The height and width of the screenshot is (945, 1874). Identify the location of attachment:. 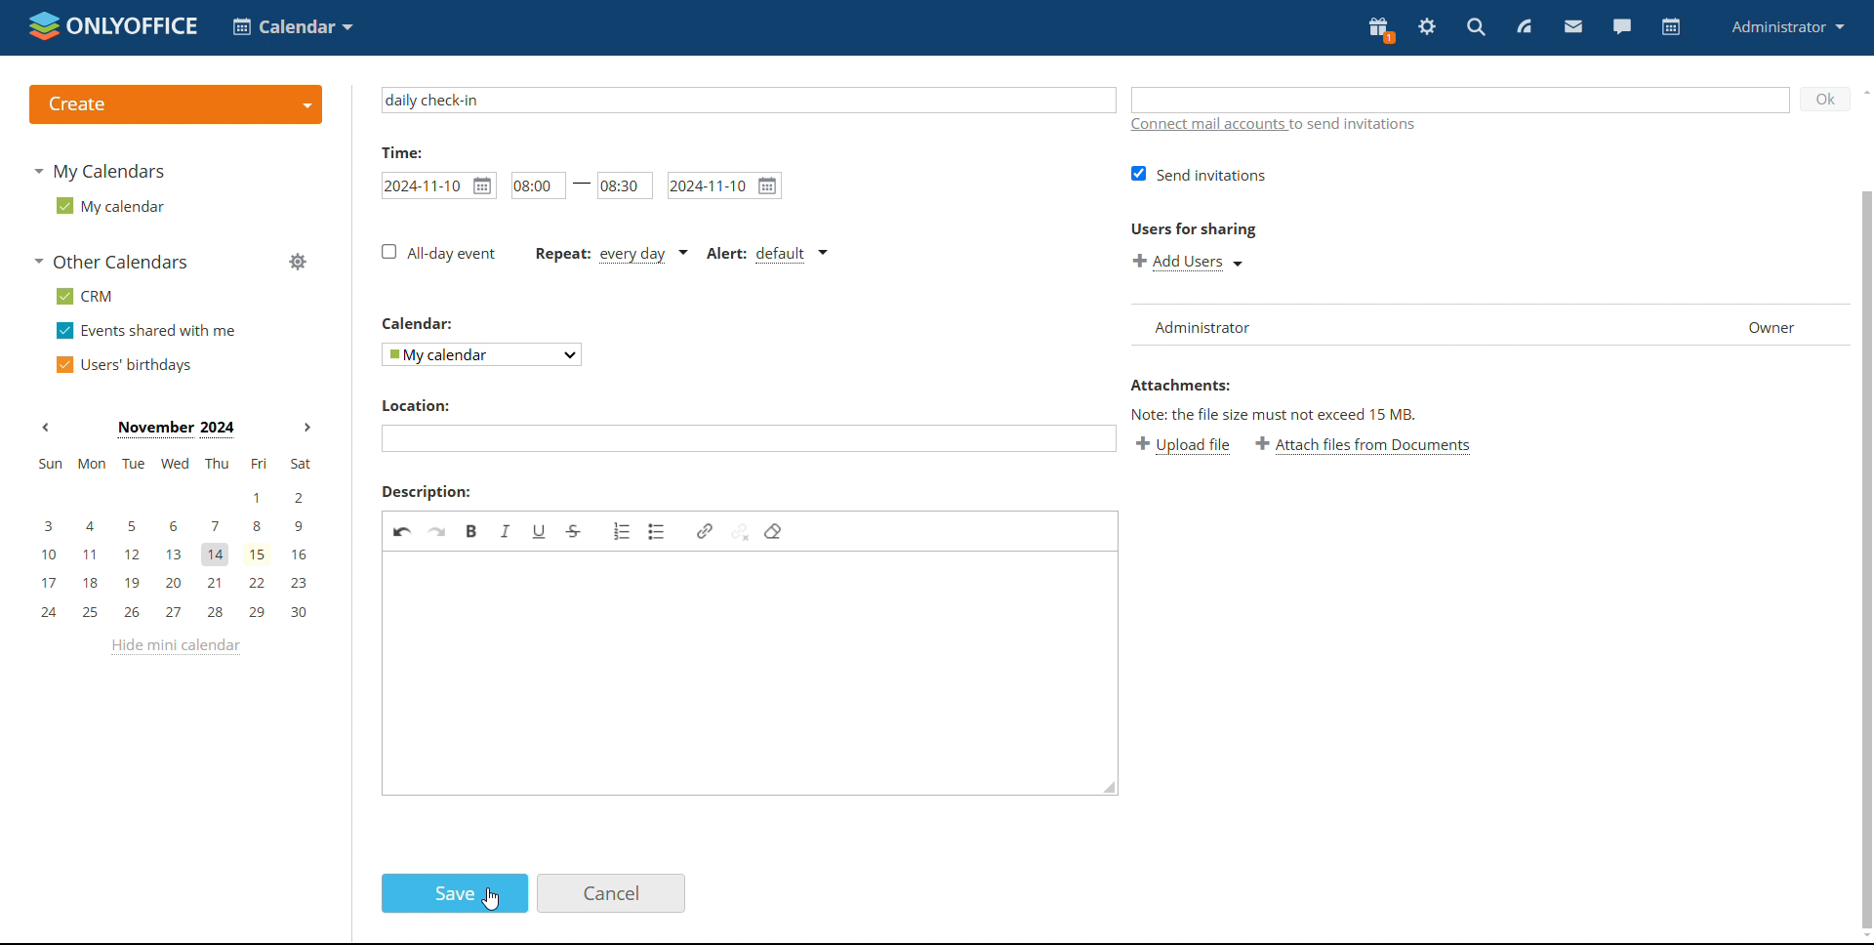
(1202, 385).